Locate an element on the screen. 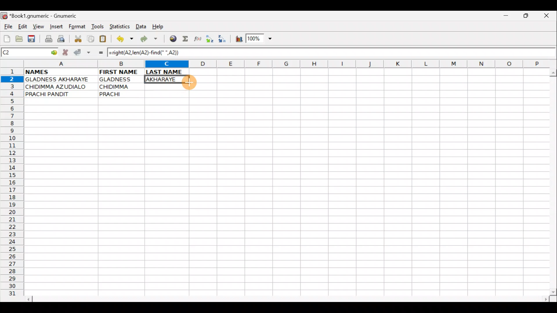  Sort Ascending order is located at coordinates (211, 40).